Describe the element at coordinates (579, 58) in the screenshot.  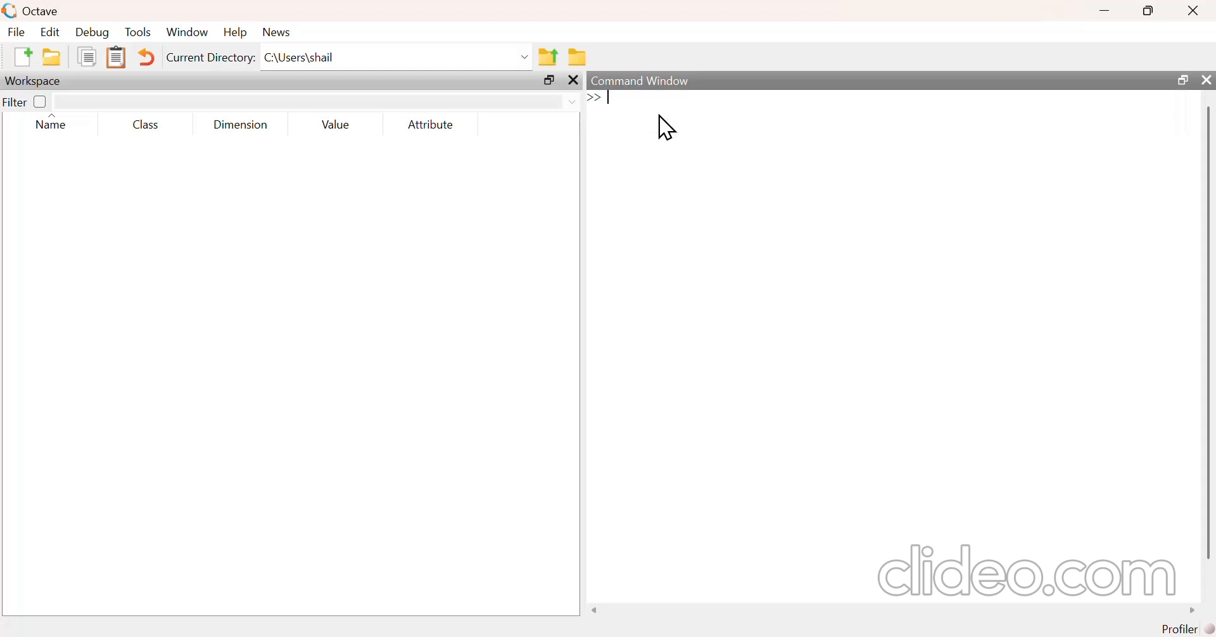
I see `browse directories` at that location.